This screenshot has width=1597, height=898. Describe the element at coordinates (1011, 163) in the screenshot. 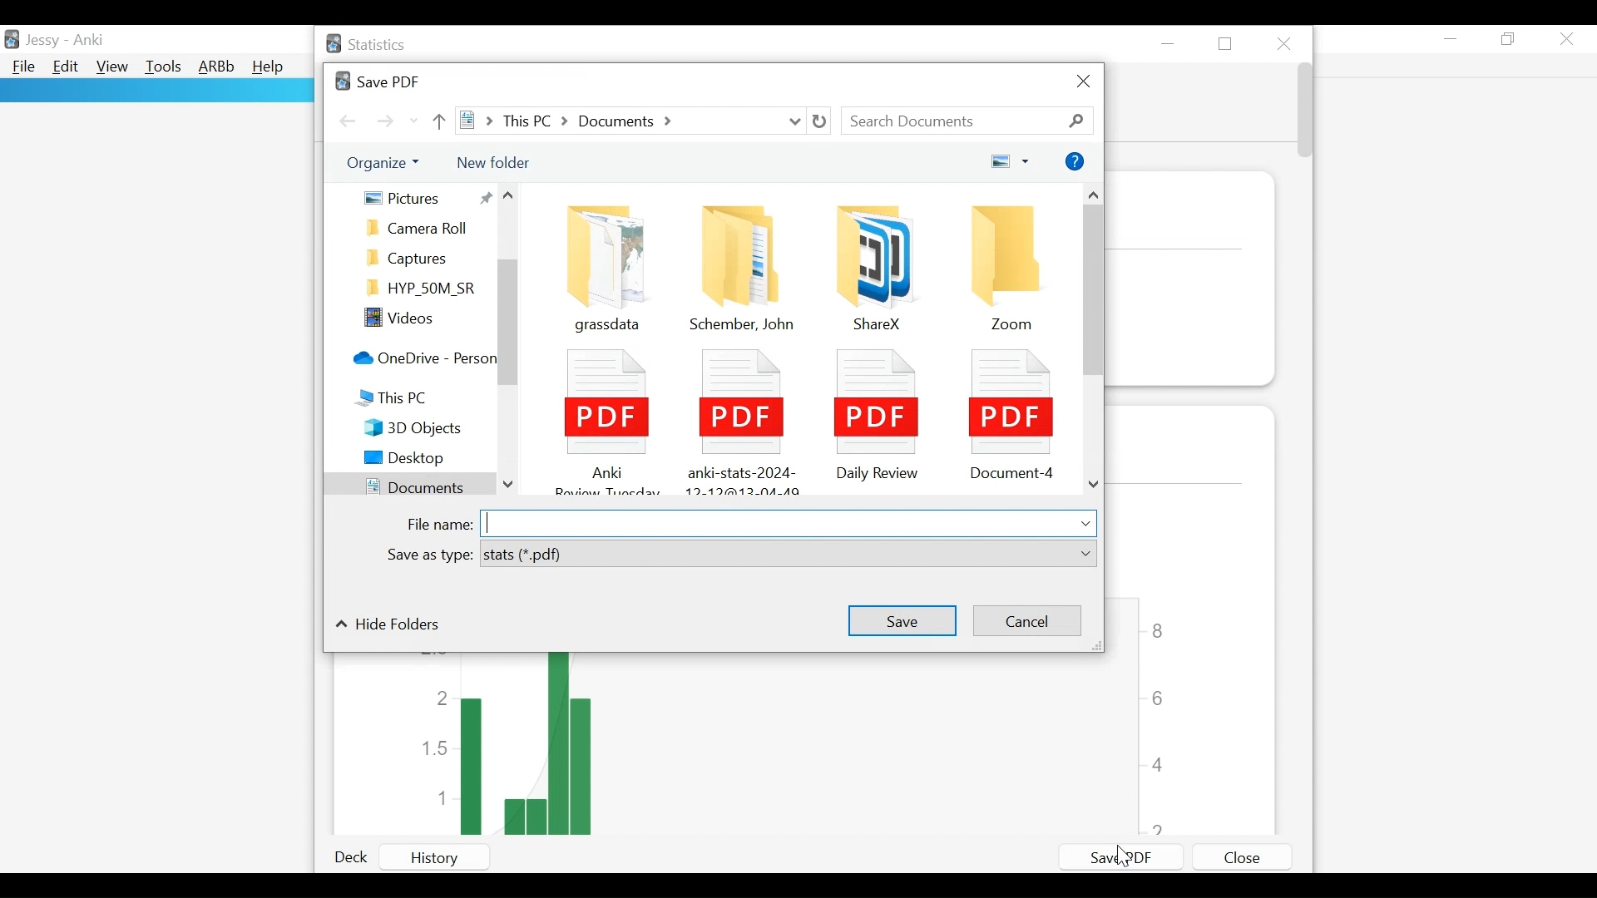

I see `Show your view as` at that location.